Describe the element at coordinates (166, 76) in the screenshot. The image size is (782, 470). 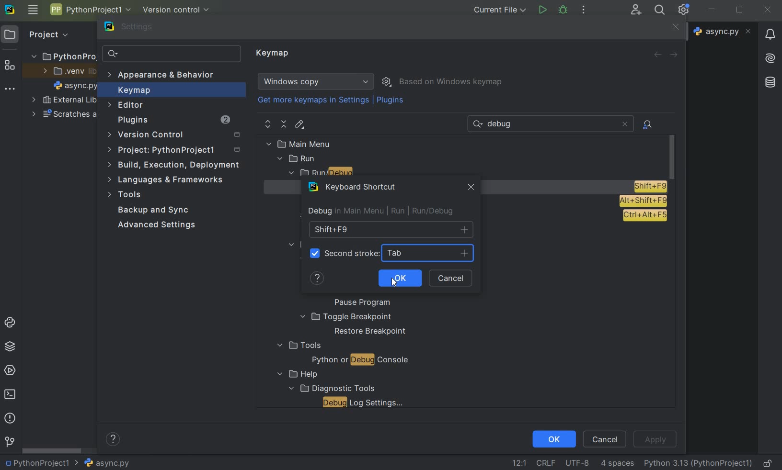
I see `appearance & behavior` at that location.